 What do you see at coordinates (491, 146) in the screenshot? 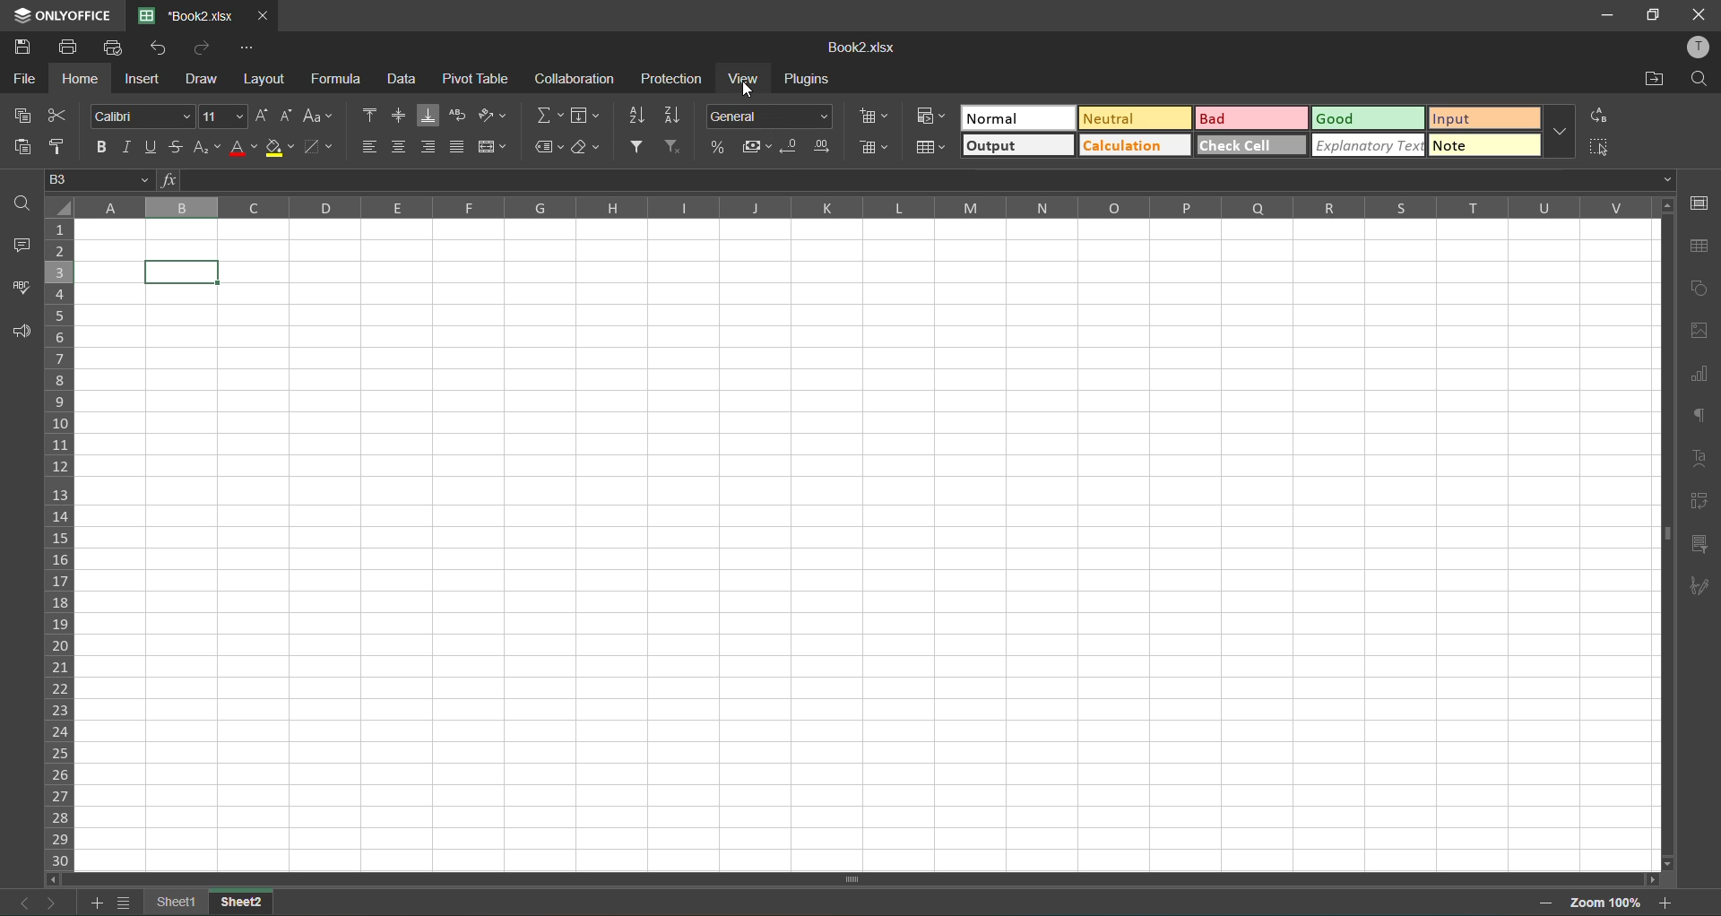
I see `merge and center` at bounding box center [491, 146].